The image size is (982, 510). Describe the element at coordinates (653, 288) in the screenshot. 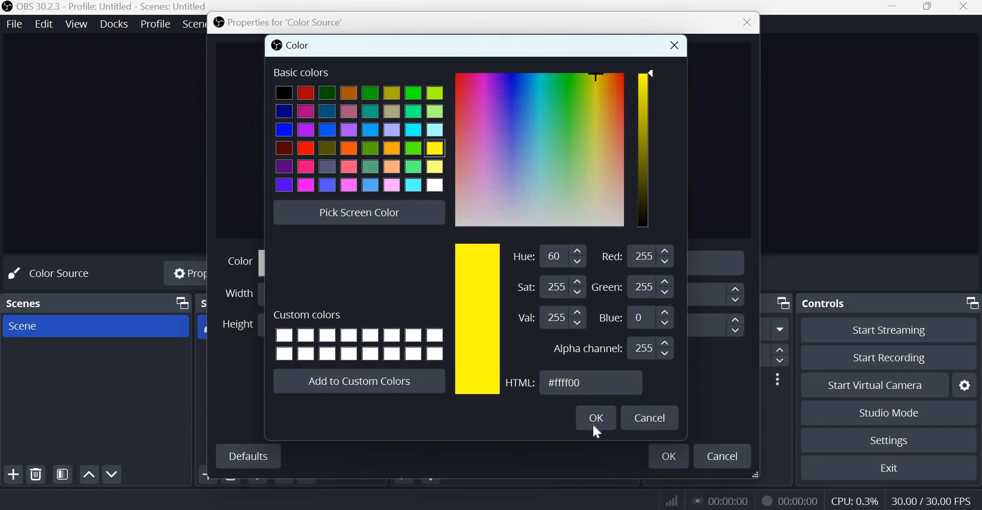

I see `Input ` at that location.